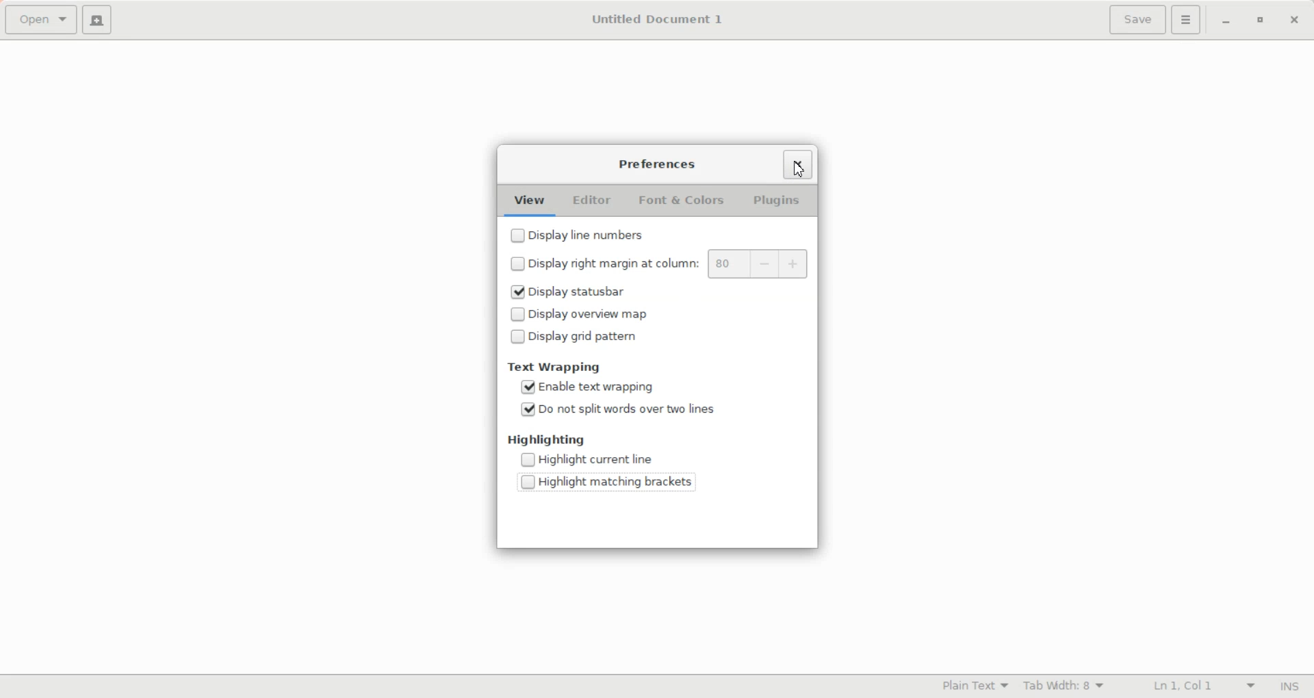 The width and height of the screenshot is (1314, 698). I want to click on Tab width, so click(1064, 686).